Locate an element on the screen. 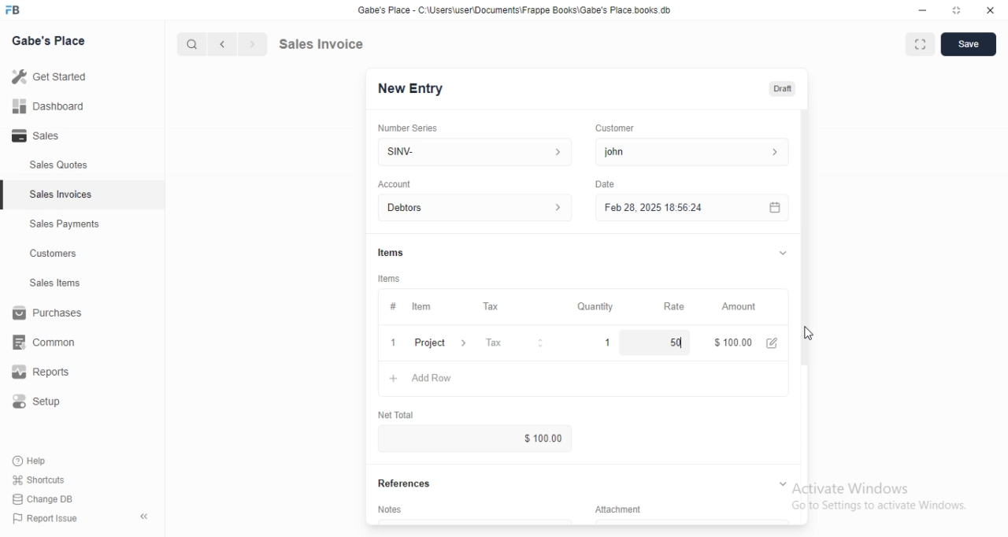 The width and height of the screenshot is (1008, 537). FB logo is located at coordinates (16, 10).